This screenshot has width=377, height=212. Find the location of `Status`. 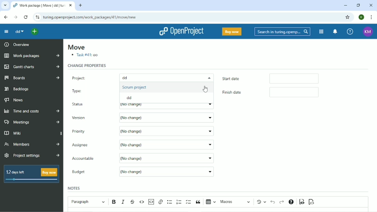

Status is located at coordinates (79, 105).